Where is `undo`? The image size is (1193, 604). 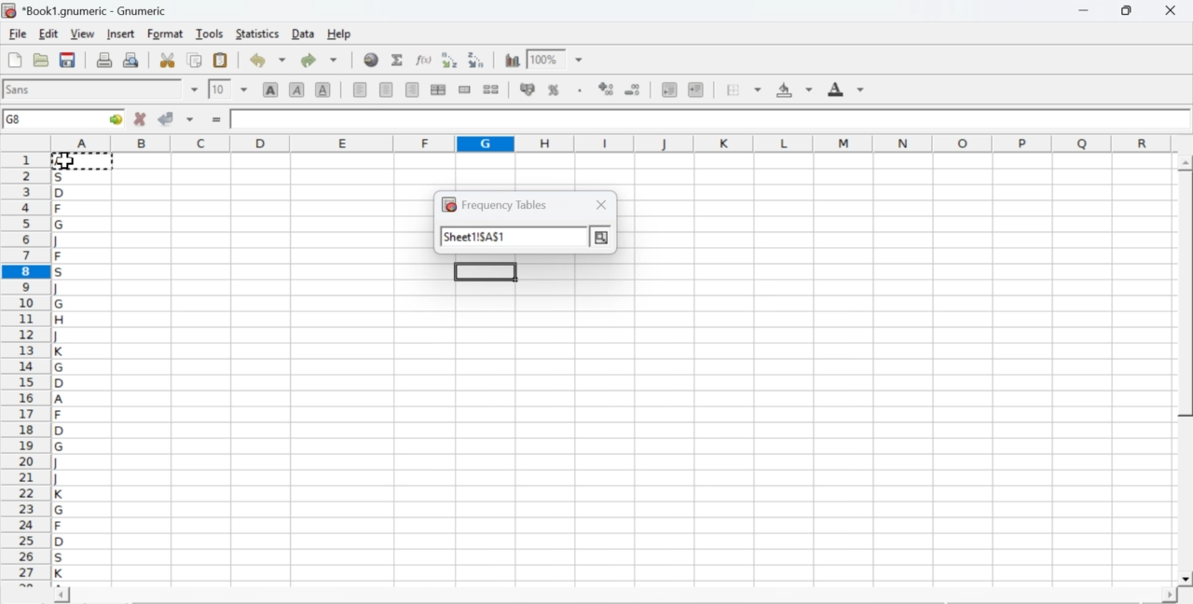 undo is located at coordinates (267, 61).